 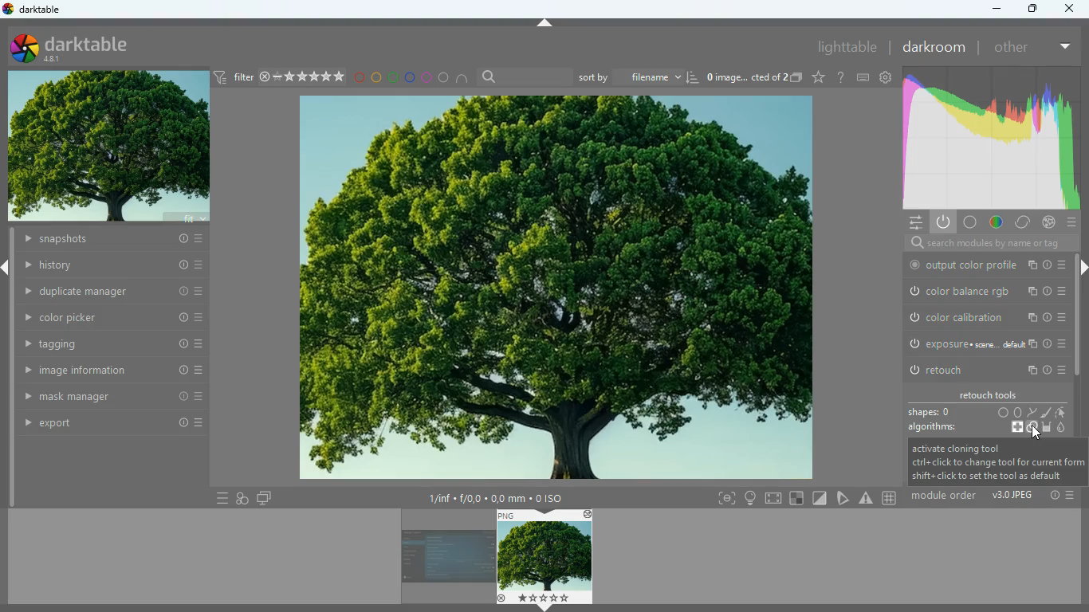 What do you see at coordinates (1070, 494) in the screenshot?
I see `menu` at bounding box center [1070, 494].